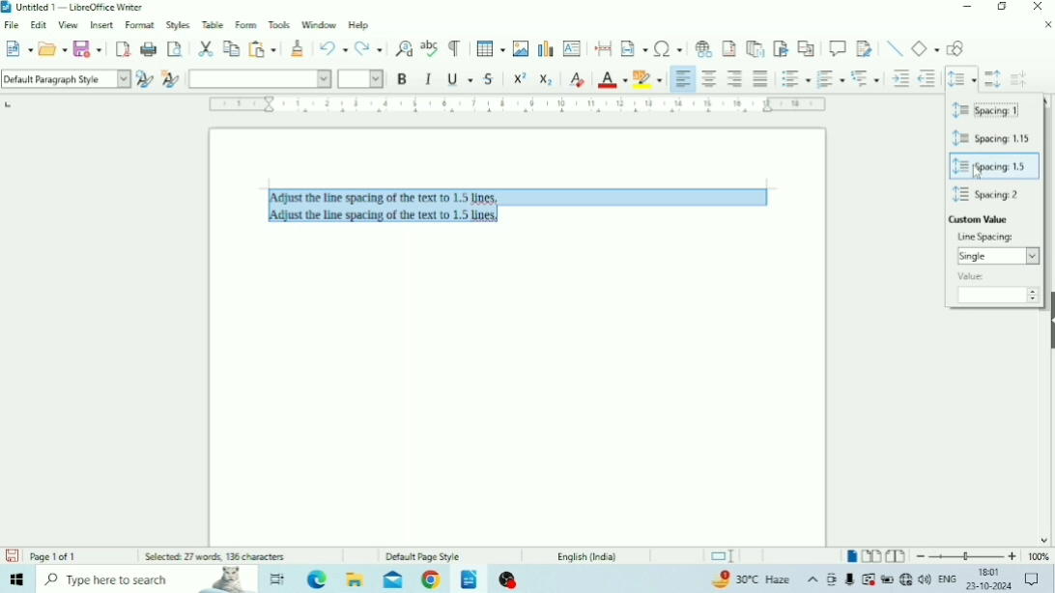 This screenshot has width=1055, height=593. What do you see at coordinates (887, 579) in the screenshot?
I see `Charging, plugged in` at bounding box center [887, 579].